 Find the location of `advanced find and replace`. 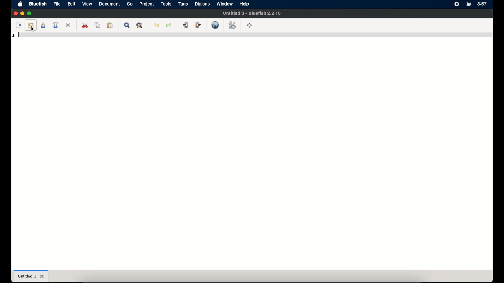

advanced find and replace is located at coordinates (139, 25).